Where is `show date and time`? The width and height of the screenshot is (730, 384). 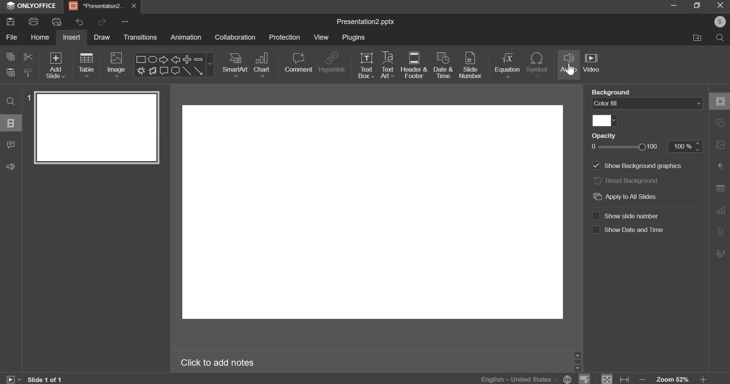 show date and time is located at coordinates (629, 230).